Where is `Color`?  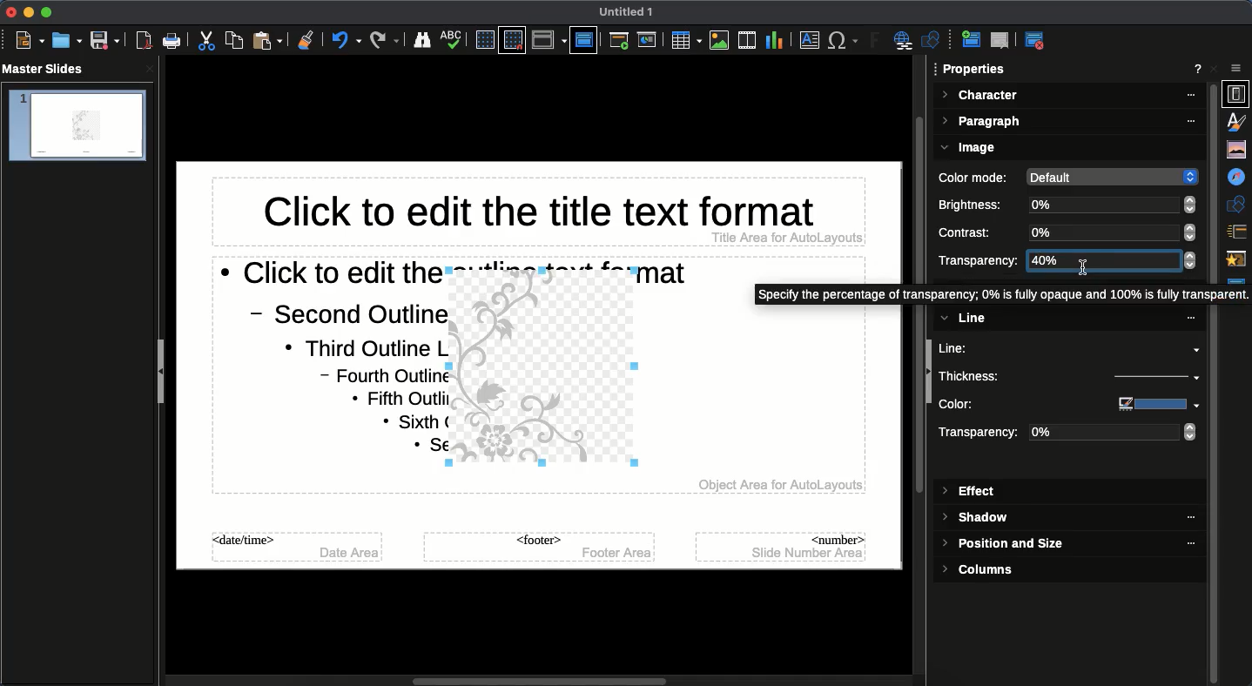
Color is located at coordinates (1007, 405).